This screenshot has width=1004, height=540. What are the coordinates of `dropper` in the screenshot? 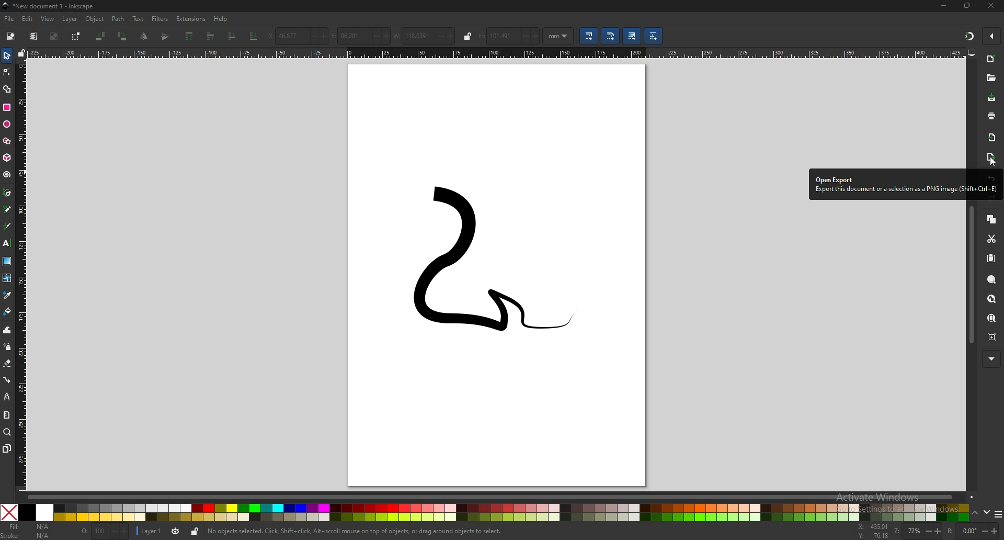 It's located at (7, 295).